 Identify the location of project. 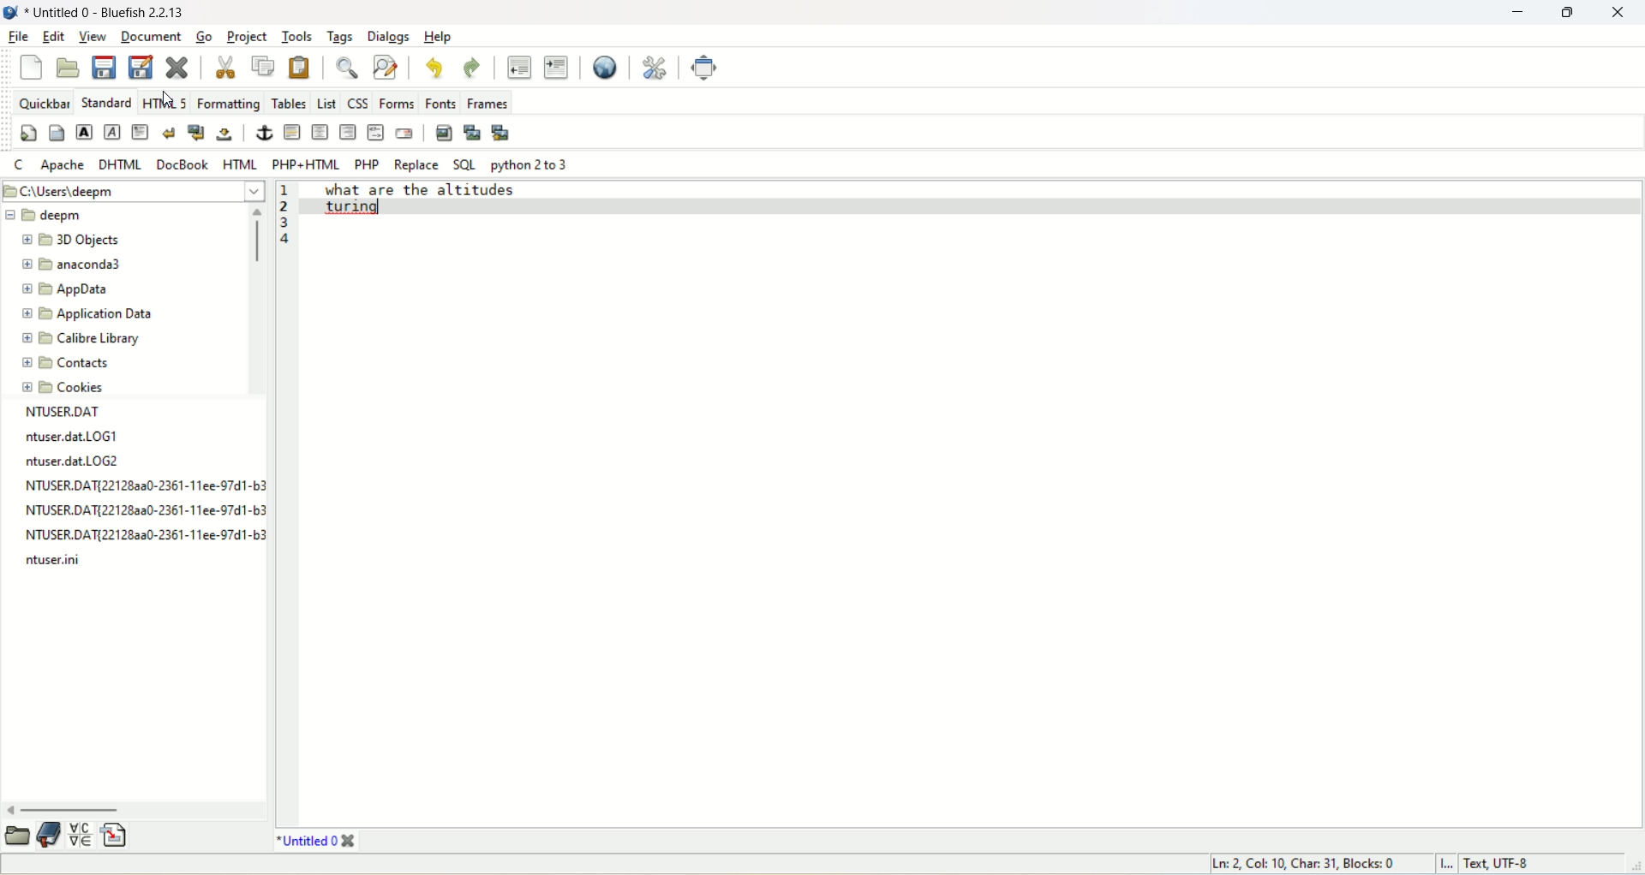
(245, 35).